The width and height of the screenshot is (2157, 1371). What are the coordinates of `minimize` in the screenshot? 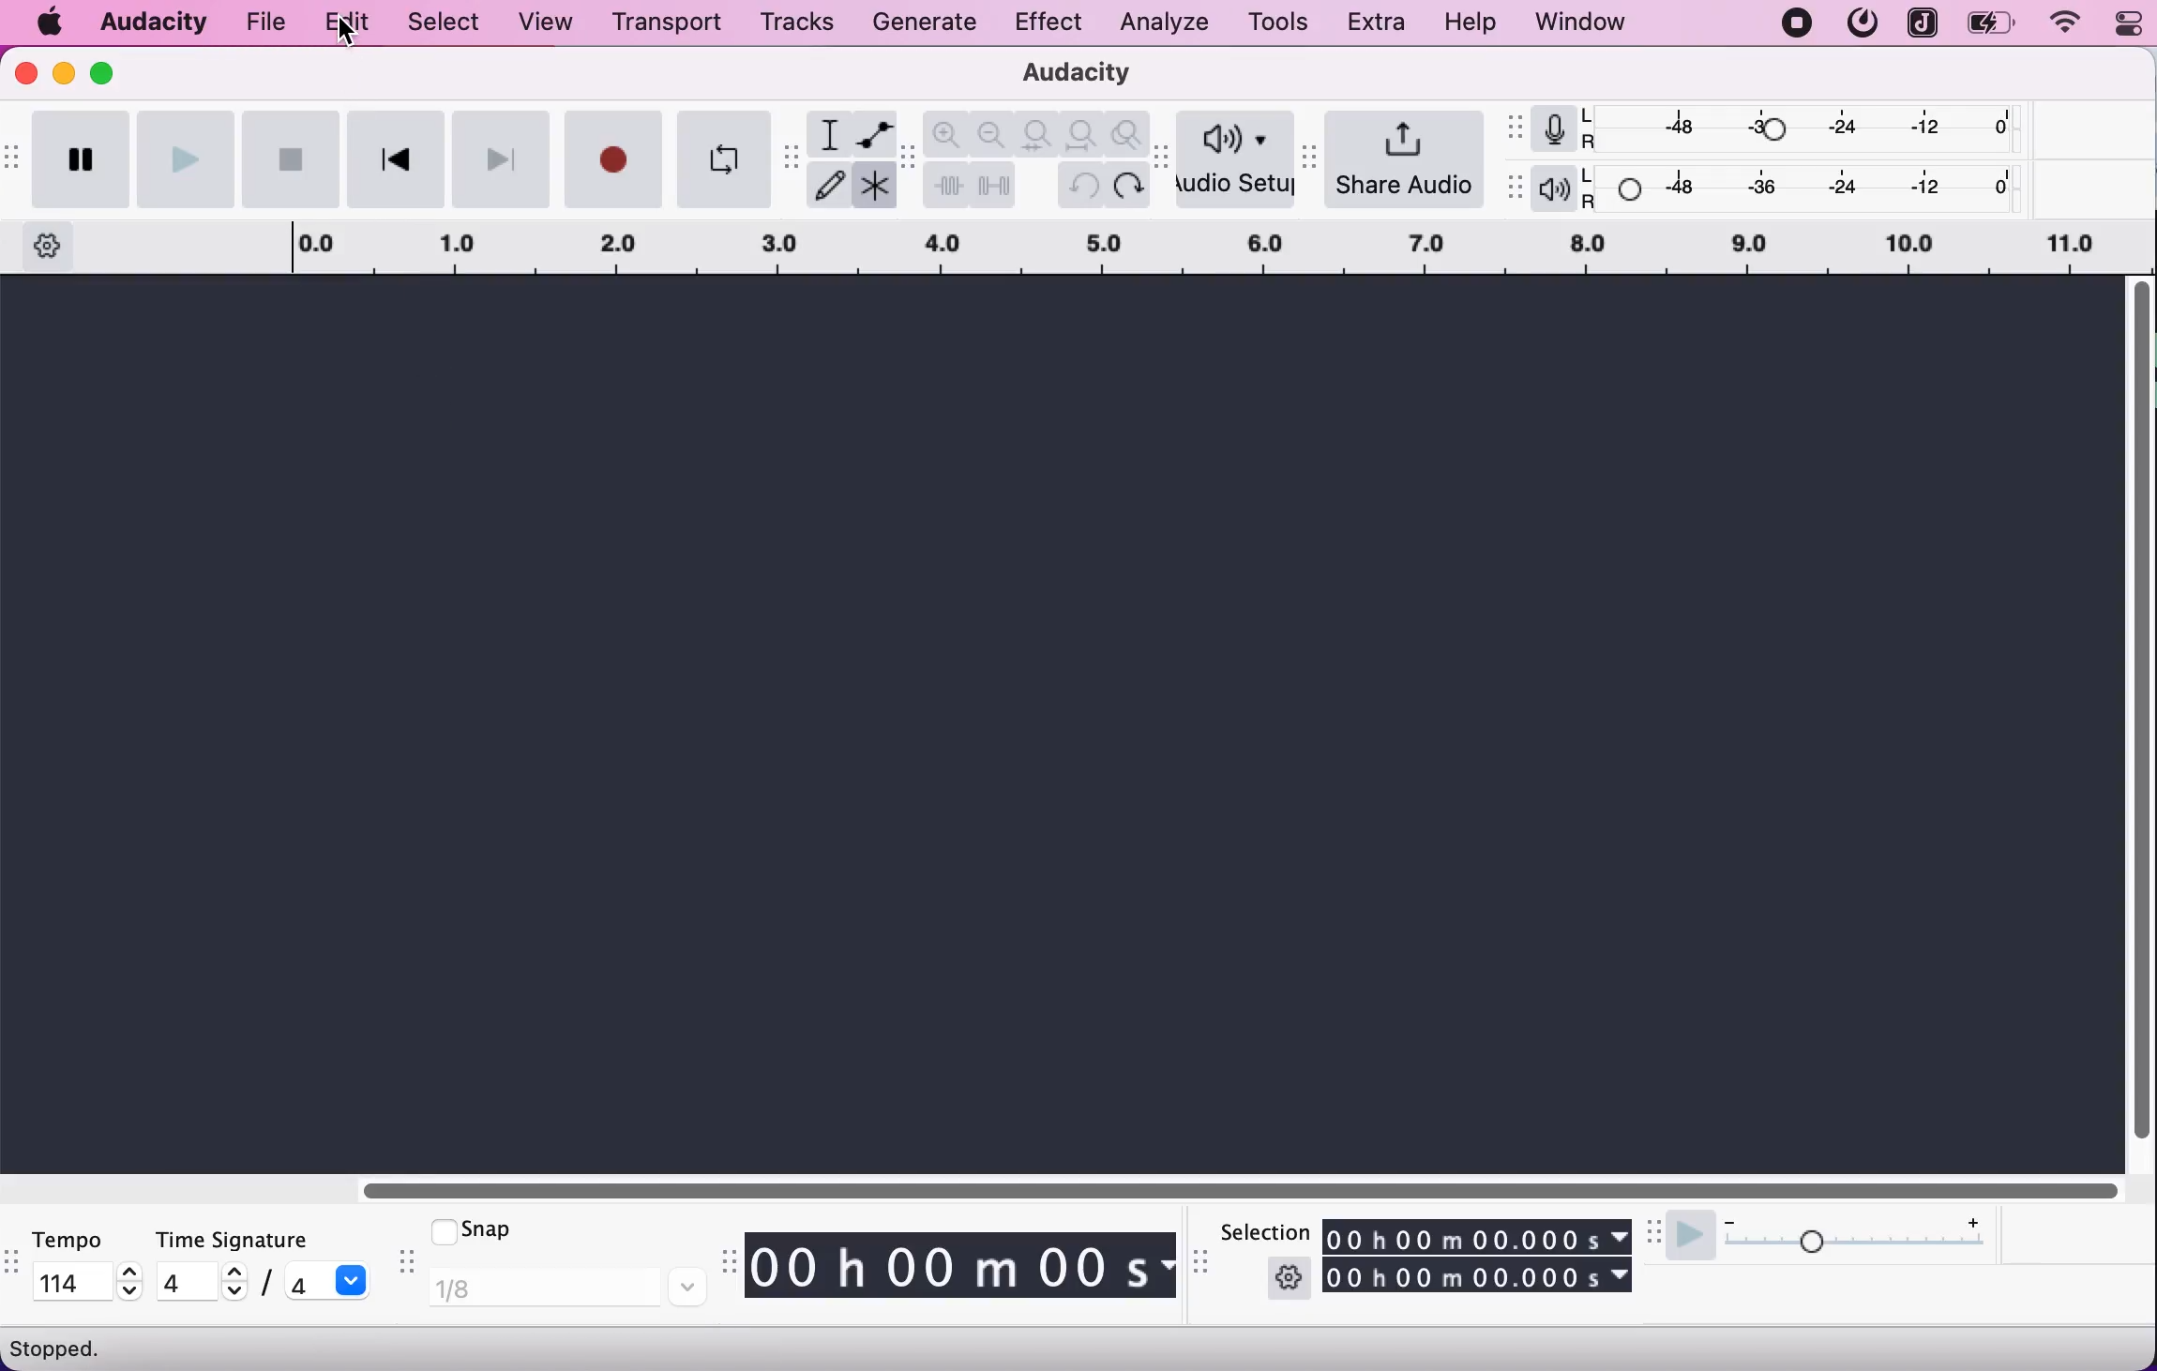 It's located at (64, 72).